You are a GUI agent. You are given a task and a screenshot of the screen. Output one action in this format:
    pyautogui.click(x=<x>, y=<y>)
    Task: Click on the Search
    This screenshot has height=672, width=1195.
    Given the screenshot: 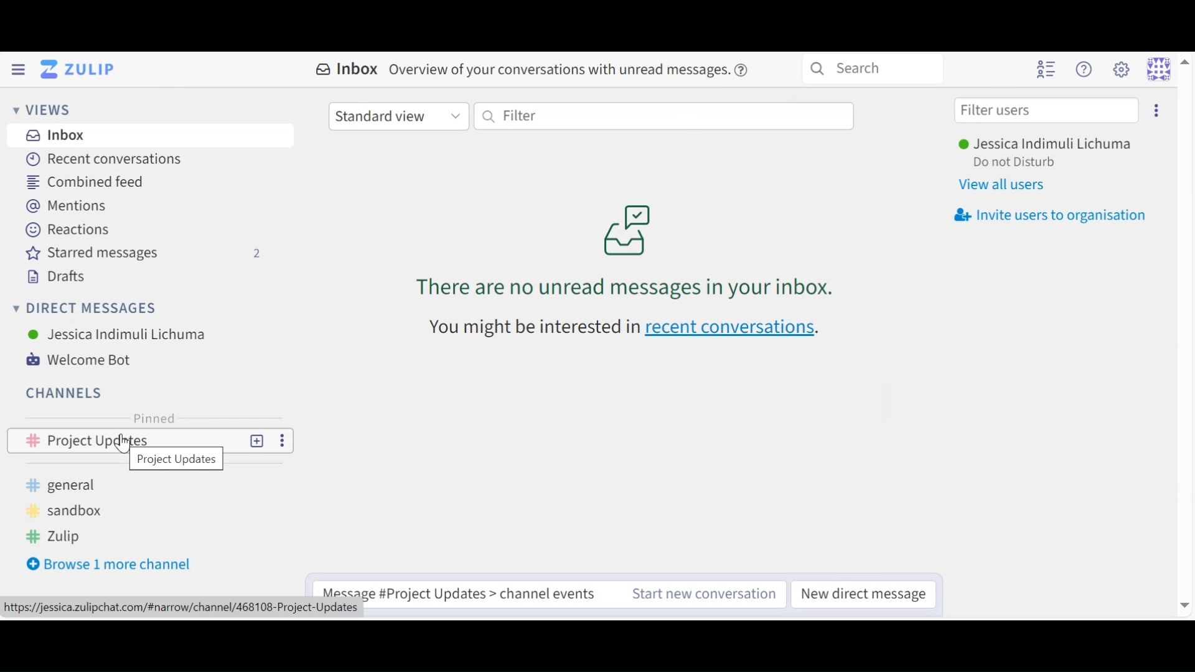 What is the action you would take?
    pyautogui.click(x=873, y=69)
    